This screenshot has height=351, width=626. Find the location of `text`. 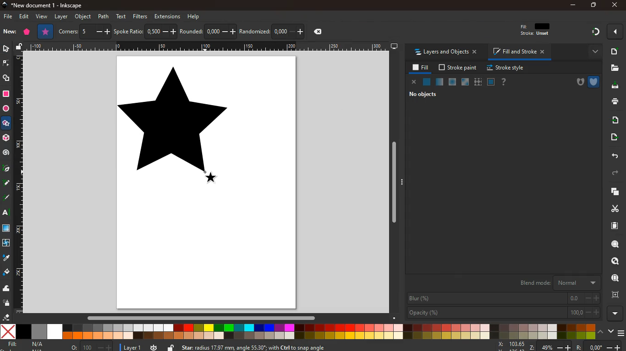

text is located at coordinates (6, 212).